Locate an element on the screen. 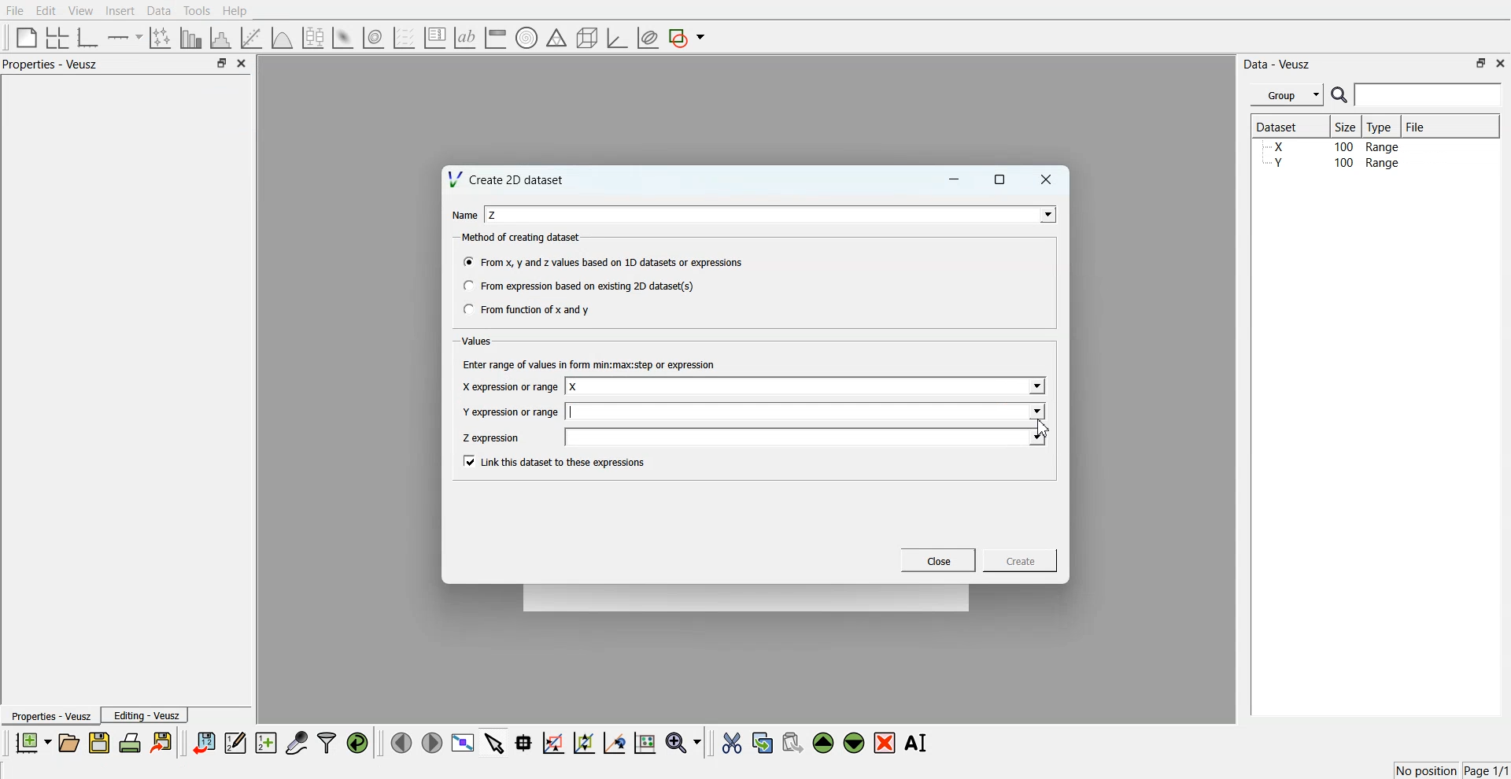 The height and width of the screenshot is (779, 1511). Sl (7 From expression based on existing 2D dataset(s) is located at coordinates (578, 286).